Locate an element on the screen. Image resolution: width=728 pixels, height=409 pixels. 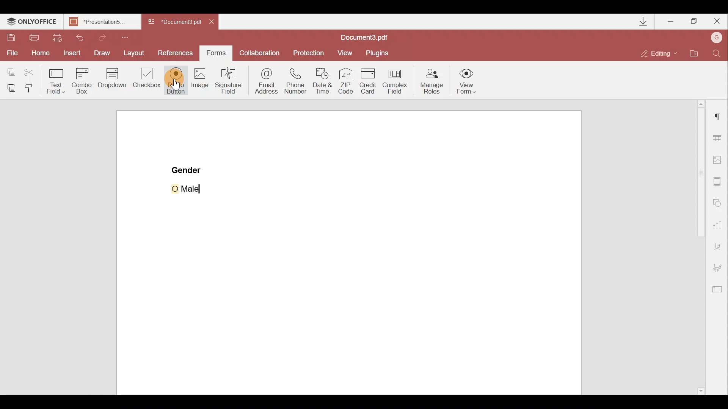
View form is located at coordinates (467, 81).